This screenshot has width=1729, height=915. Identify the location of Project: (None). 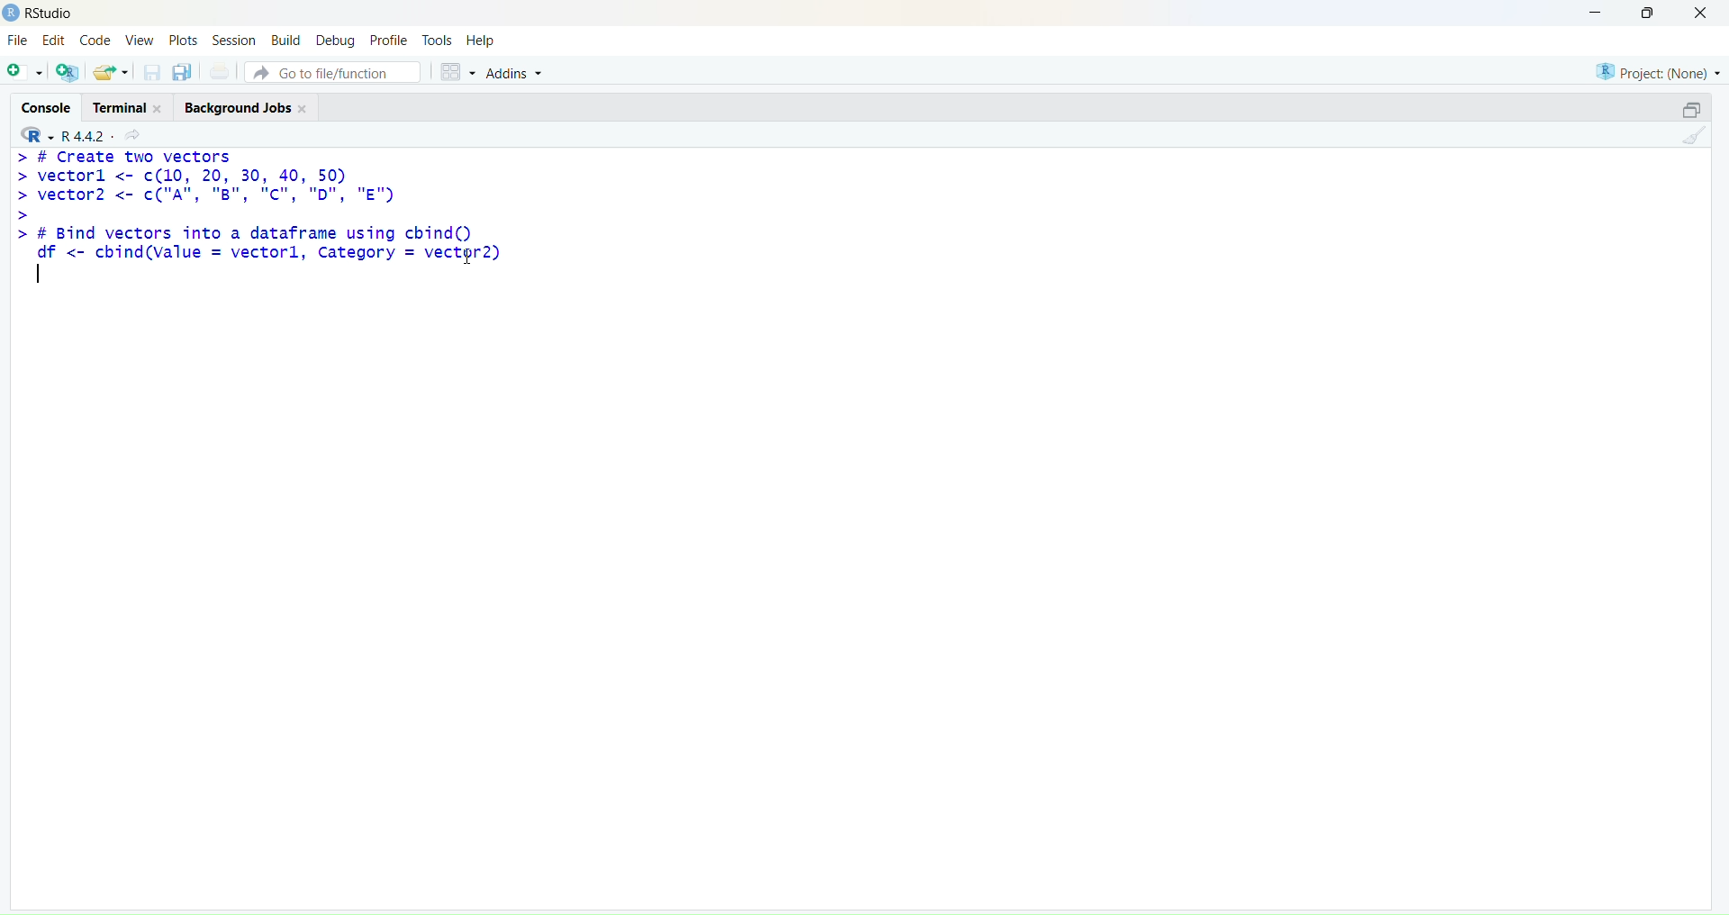
(1656, 72).